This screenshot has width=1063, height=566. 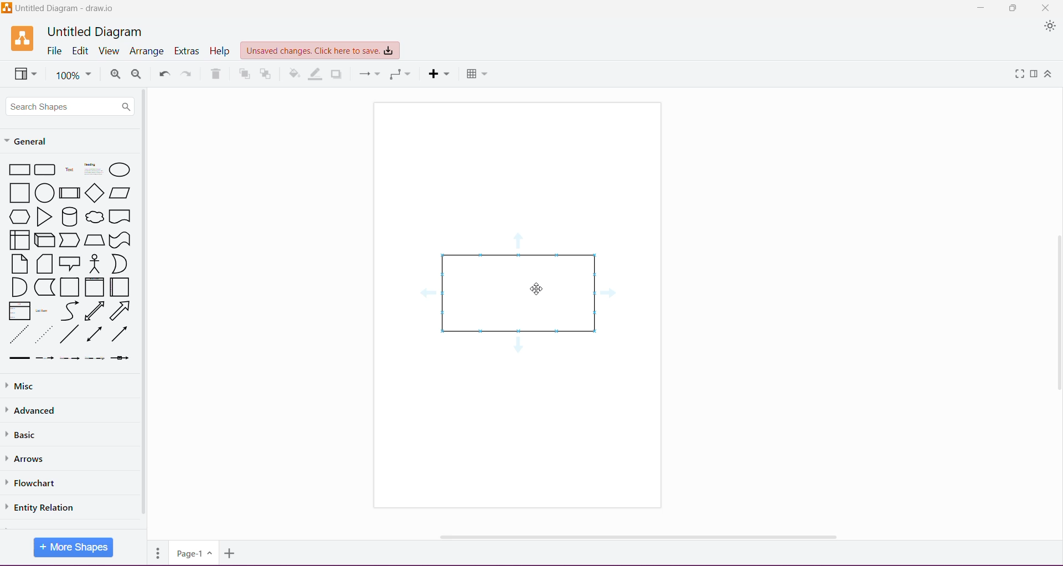 What do you see at coordinates (244, 74) in the screenshot?
I see `To Front` at bounding box center [244, 74].